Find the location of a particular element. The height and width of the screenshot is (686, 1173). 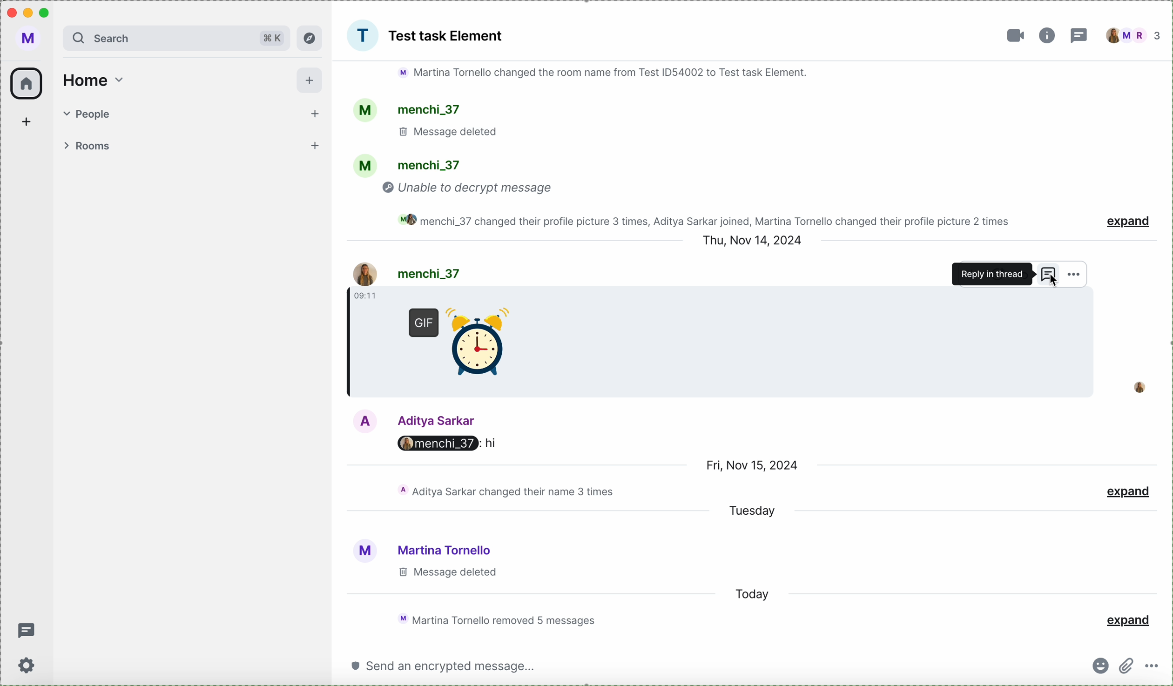

home icon is located at coordinates (27, 83).